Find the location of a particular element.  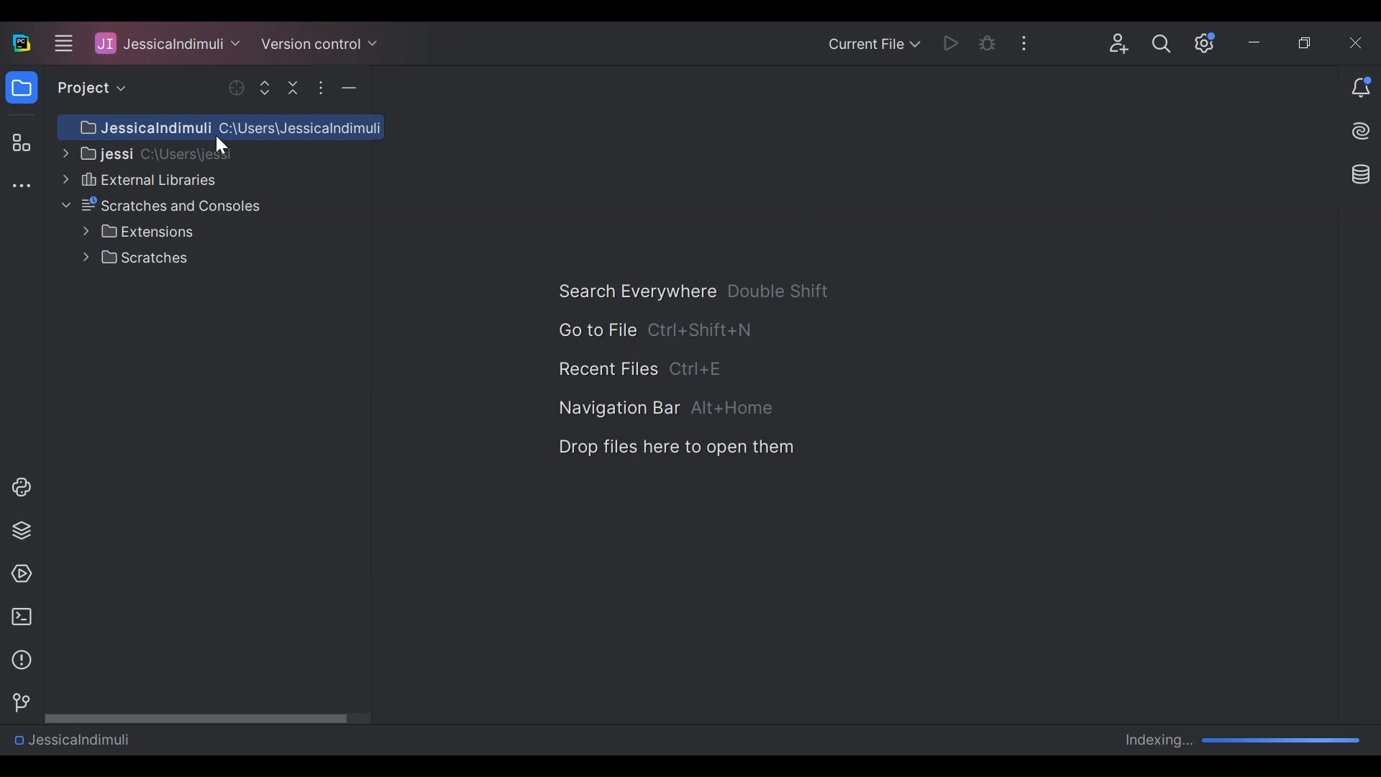

Options is located at coordinates (320, 88).